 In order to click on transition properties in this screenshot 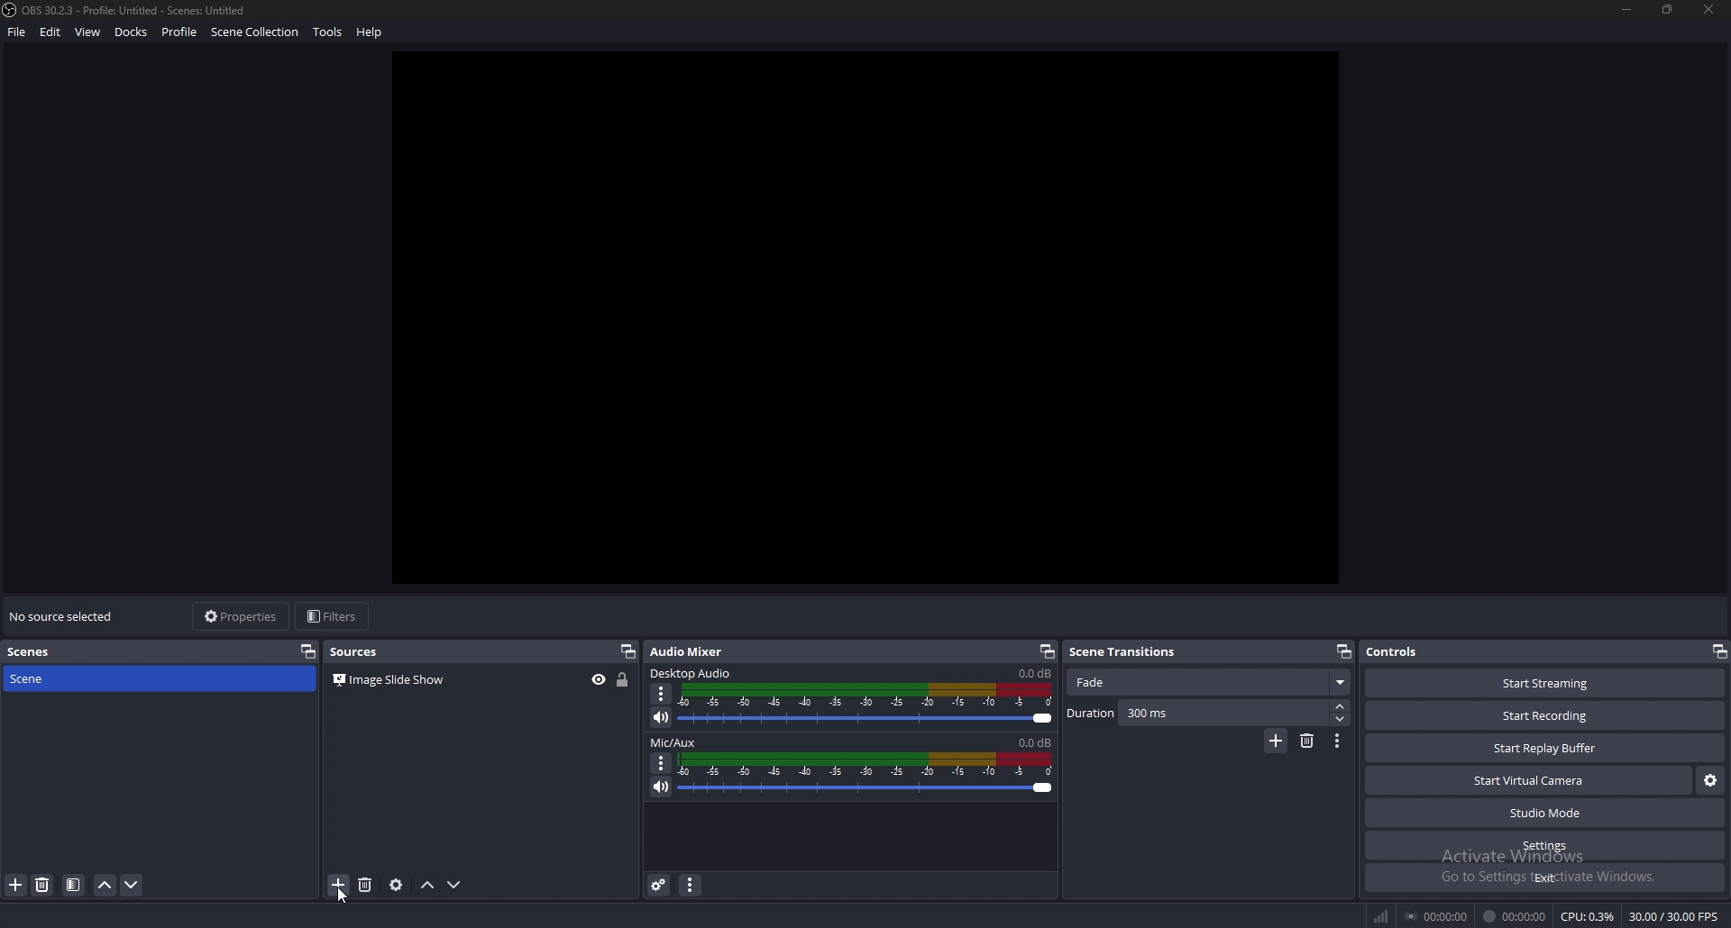, I will do `click(1336, 741)`.